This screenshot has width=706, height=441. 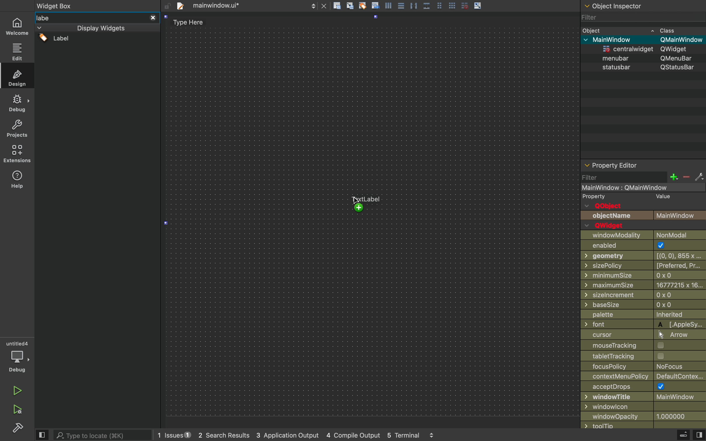 I want to click on projects, so click(x=16, y=129).